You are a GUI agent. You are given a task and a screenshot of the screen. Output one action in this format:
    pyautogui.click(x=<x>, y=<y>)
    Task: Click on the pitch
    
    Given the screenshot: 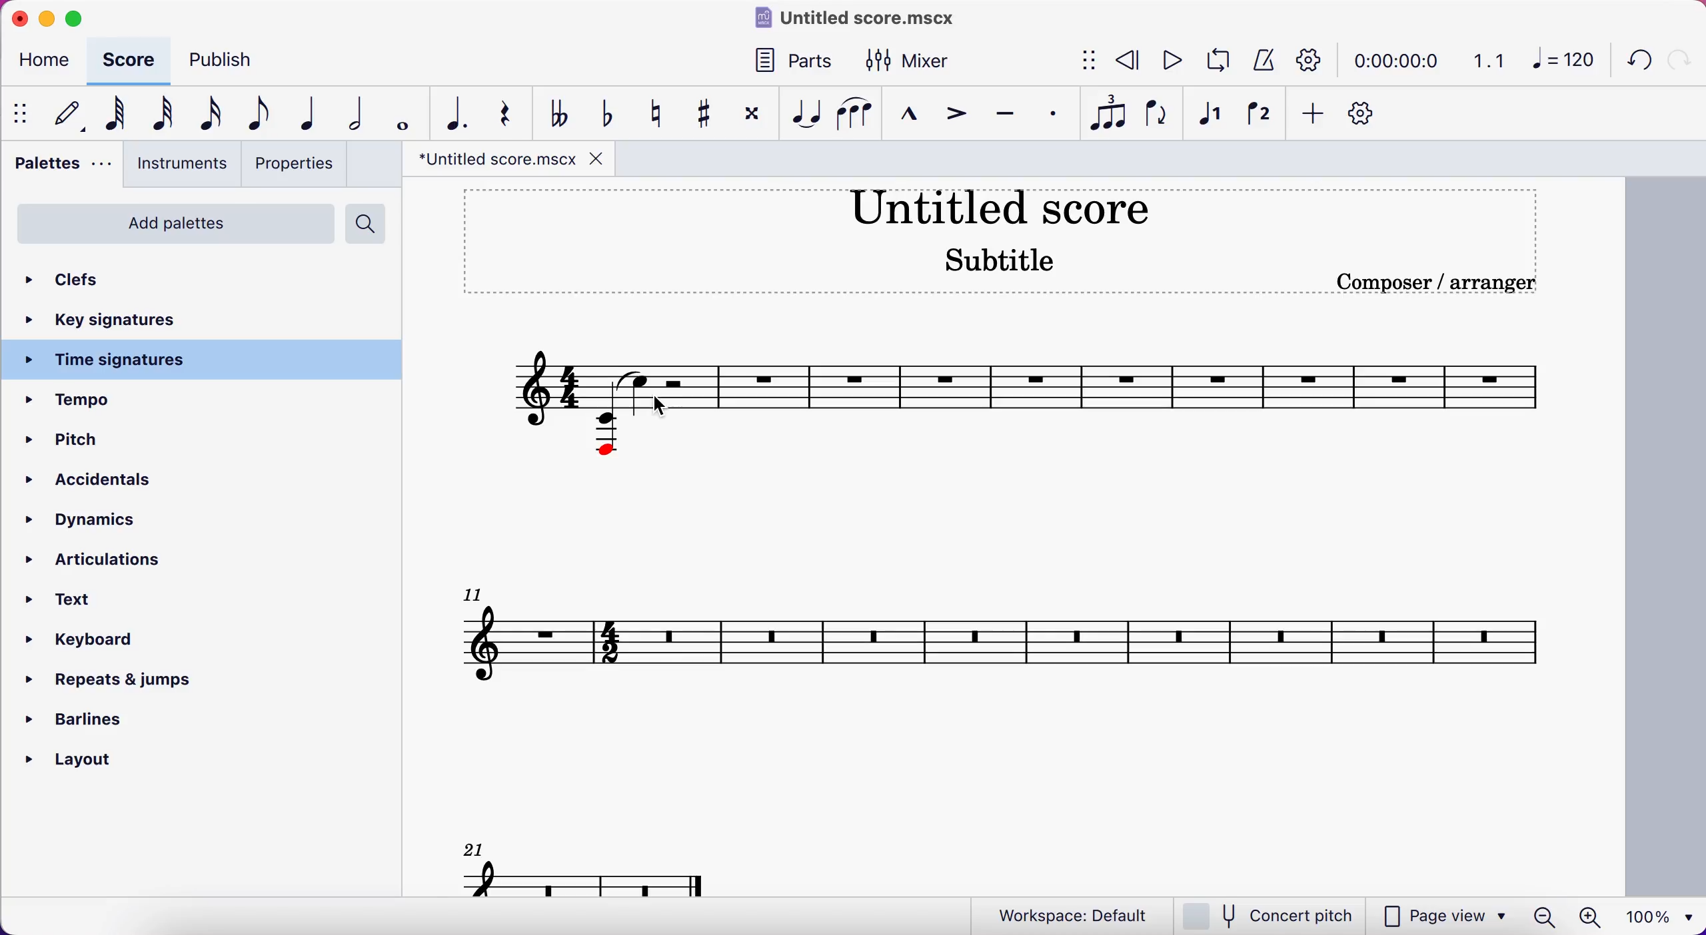 What is the action you would take?
    pyautogui.click(x=89, y=442)
    